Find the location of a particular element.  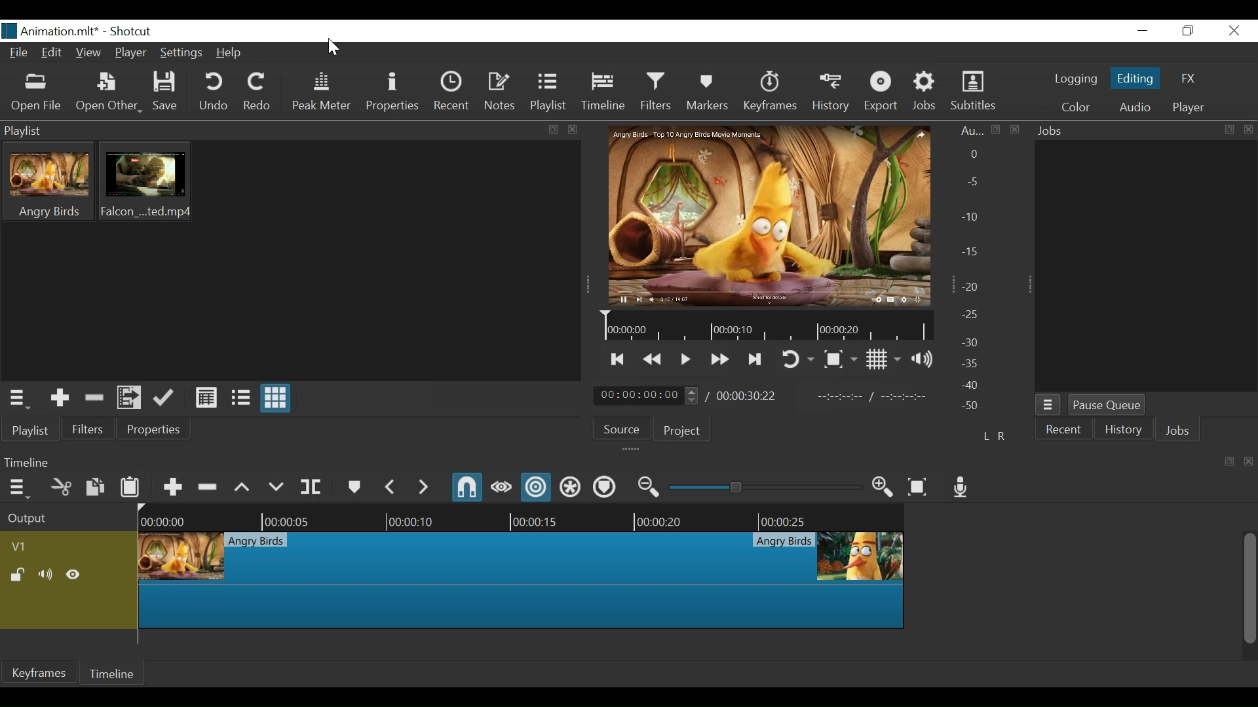

View as File is located at coordinates (240, 399).